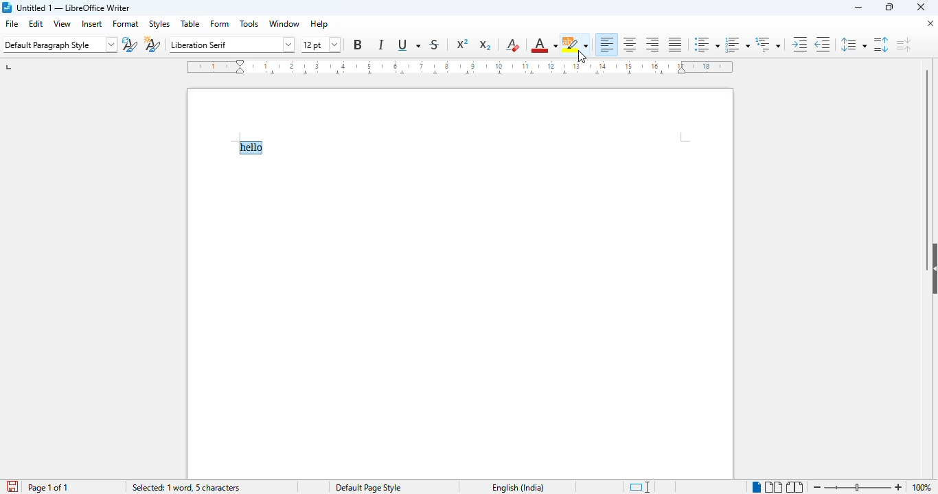 This screenshot has width=938, height=494. What do you see at coordinates (773, 486) in the screenshot?
I see `multi-page view` at bounding box center [773, 486].